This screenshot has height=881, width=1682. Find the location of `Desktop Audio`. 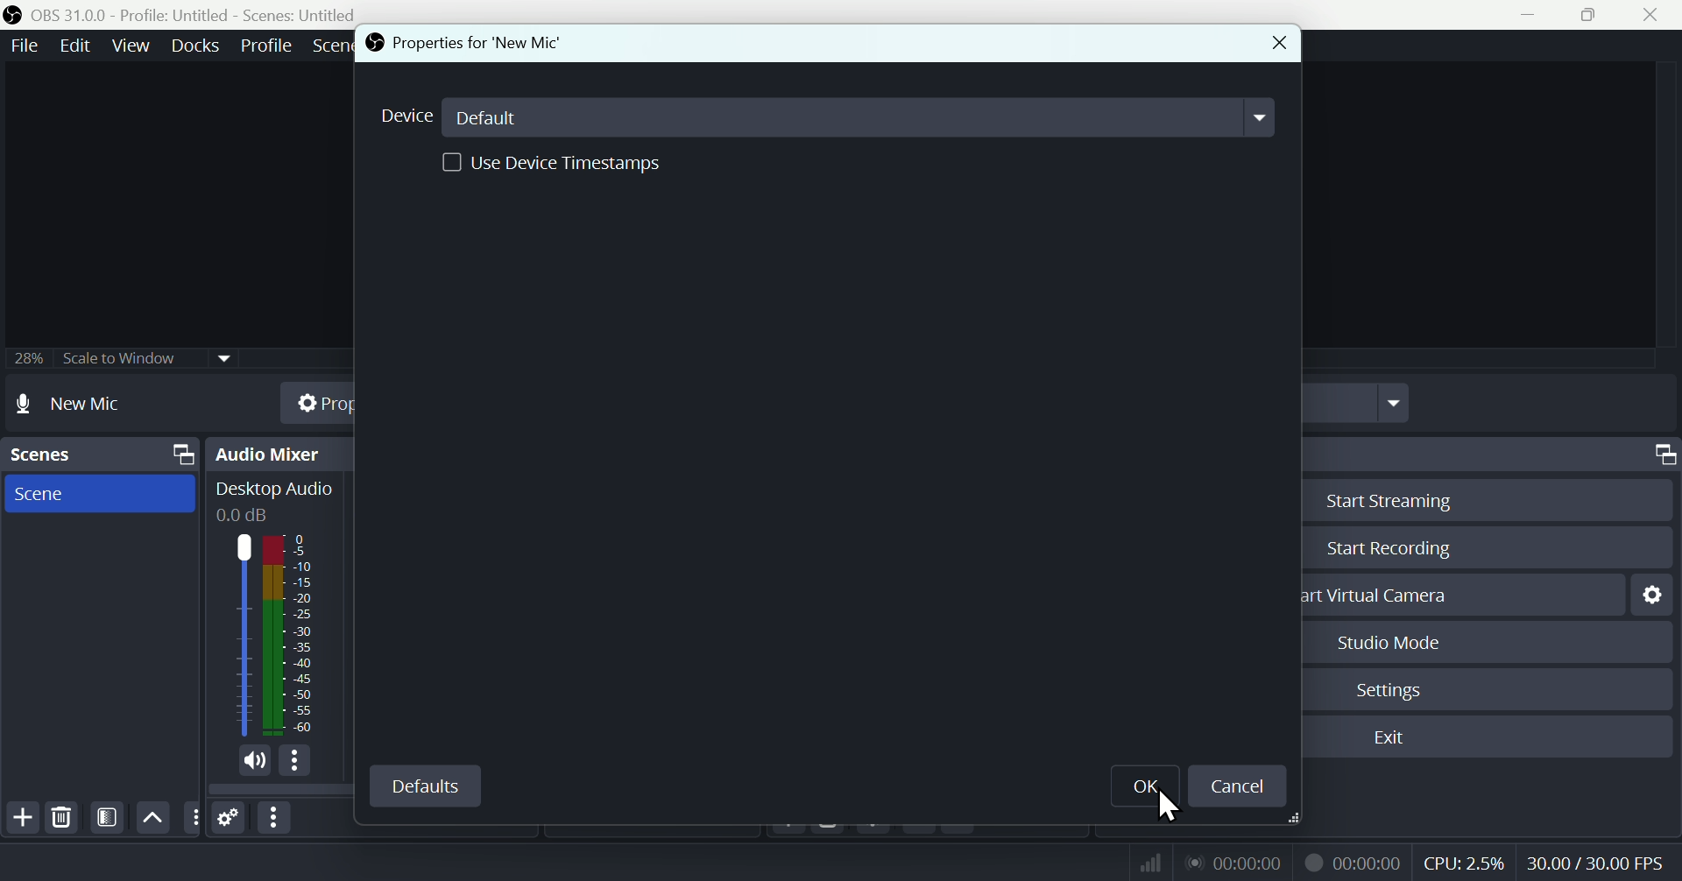

Desktop Audio is located at coordinates (274, 490).